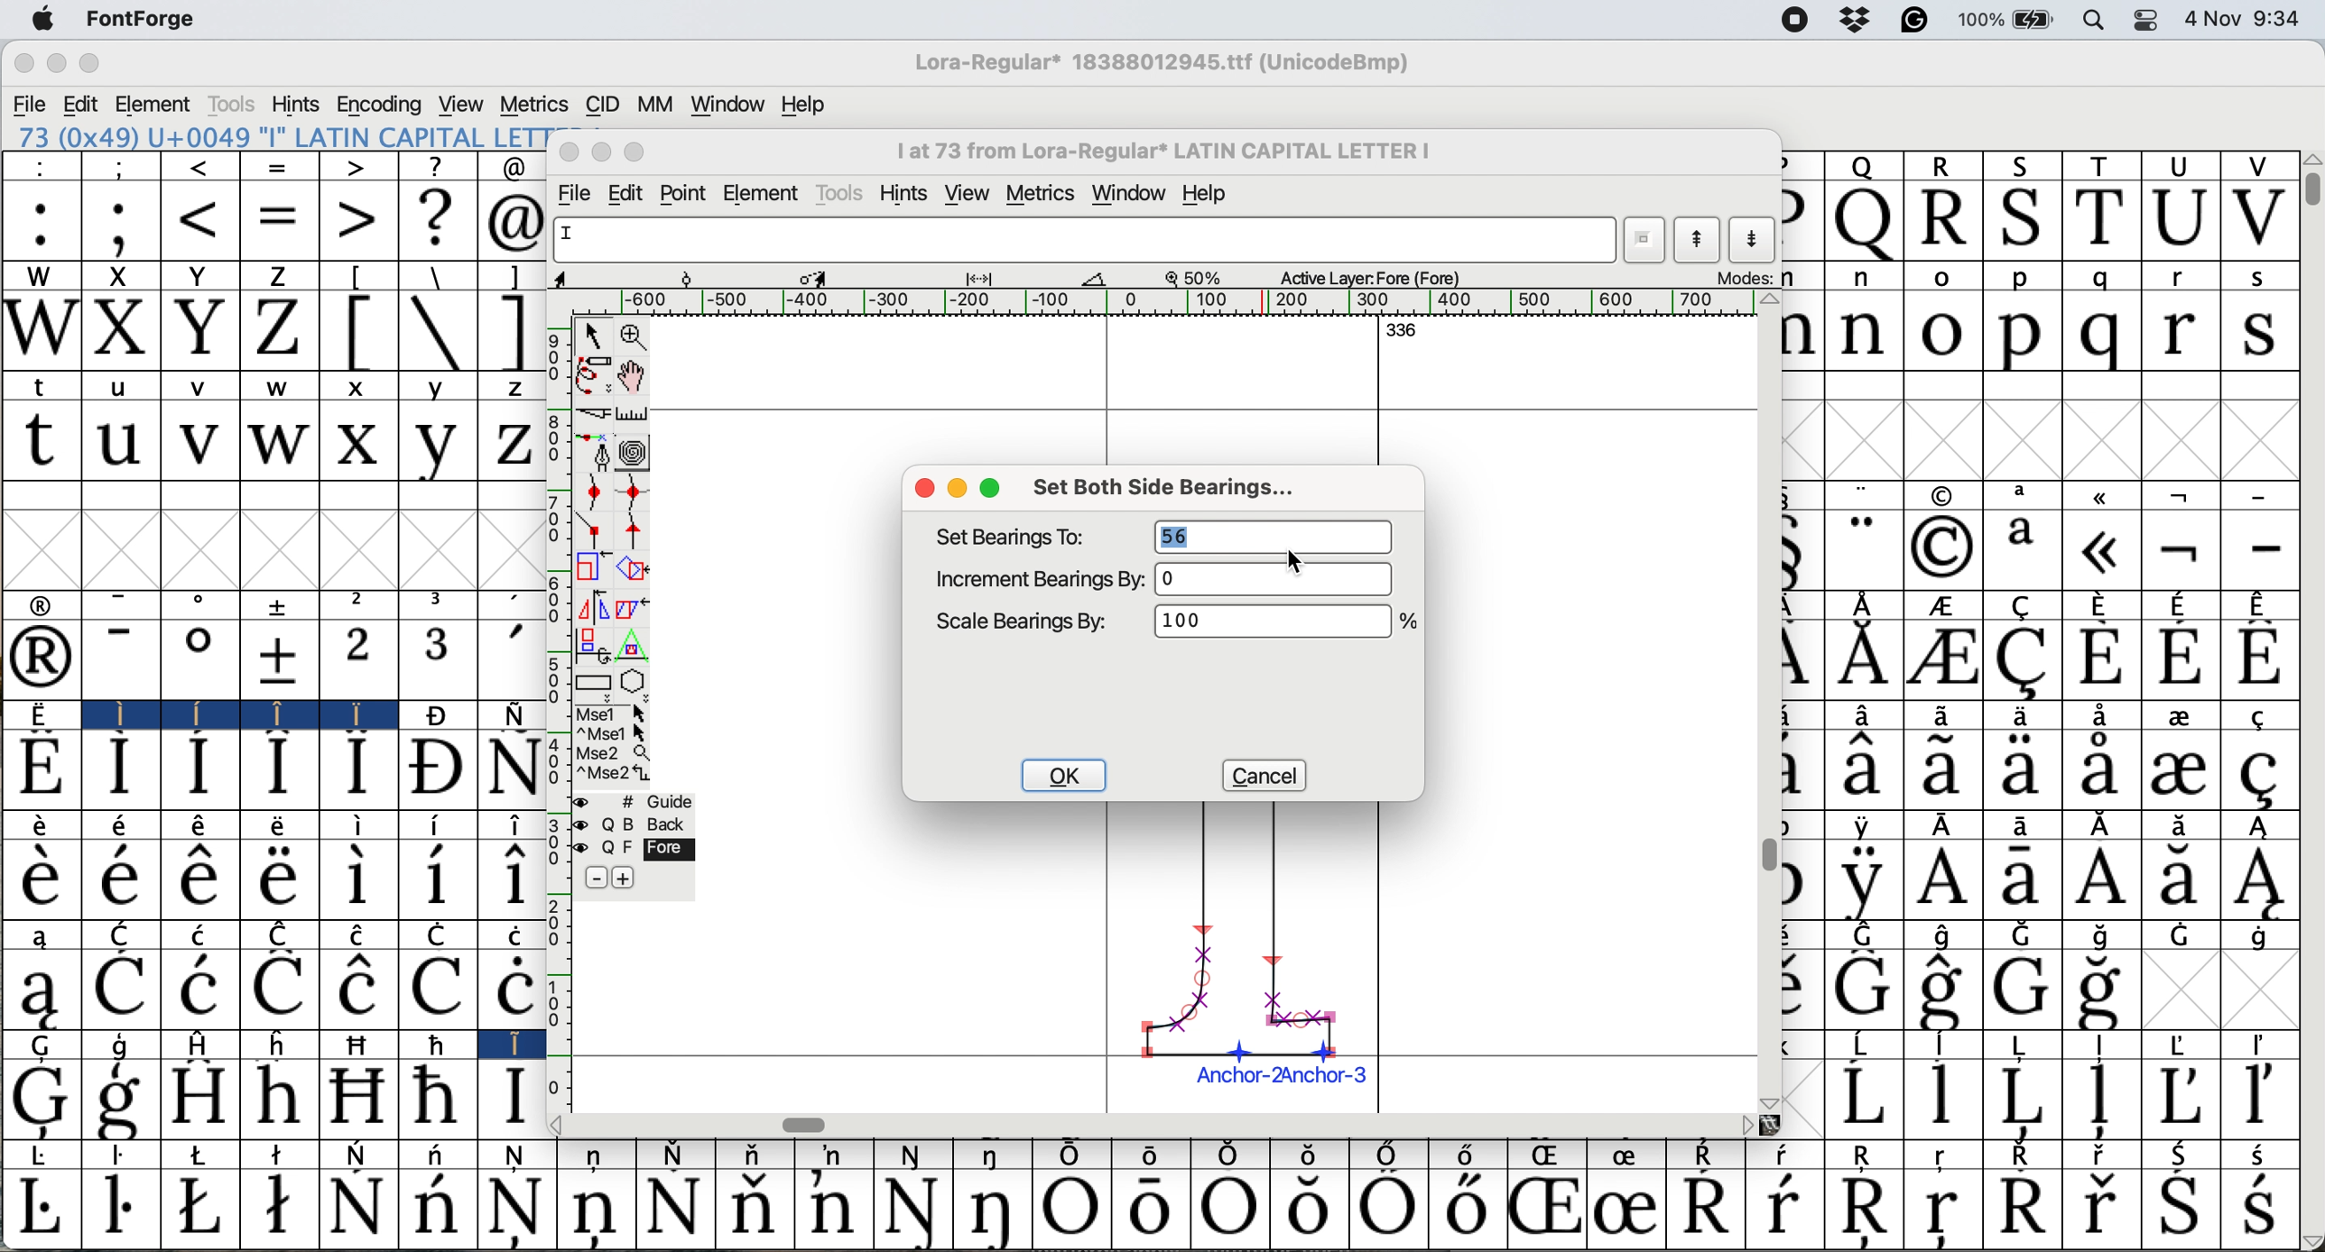  I want to click on ], so click(514, 277).